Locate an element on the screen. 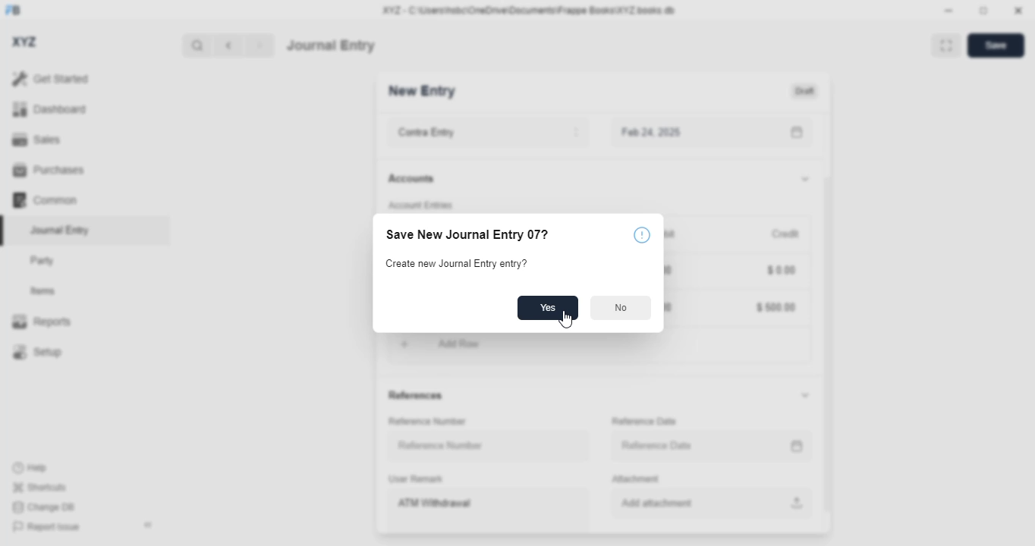 This screenshot has height=546, width=1035. journal entry is located at coordinates (61, 230).